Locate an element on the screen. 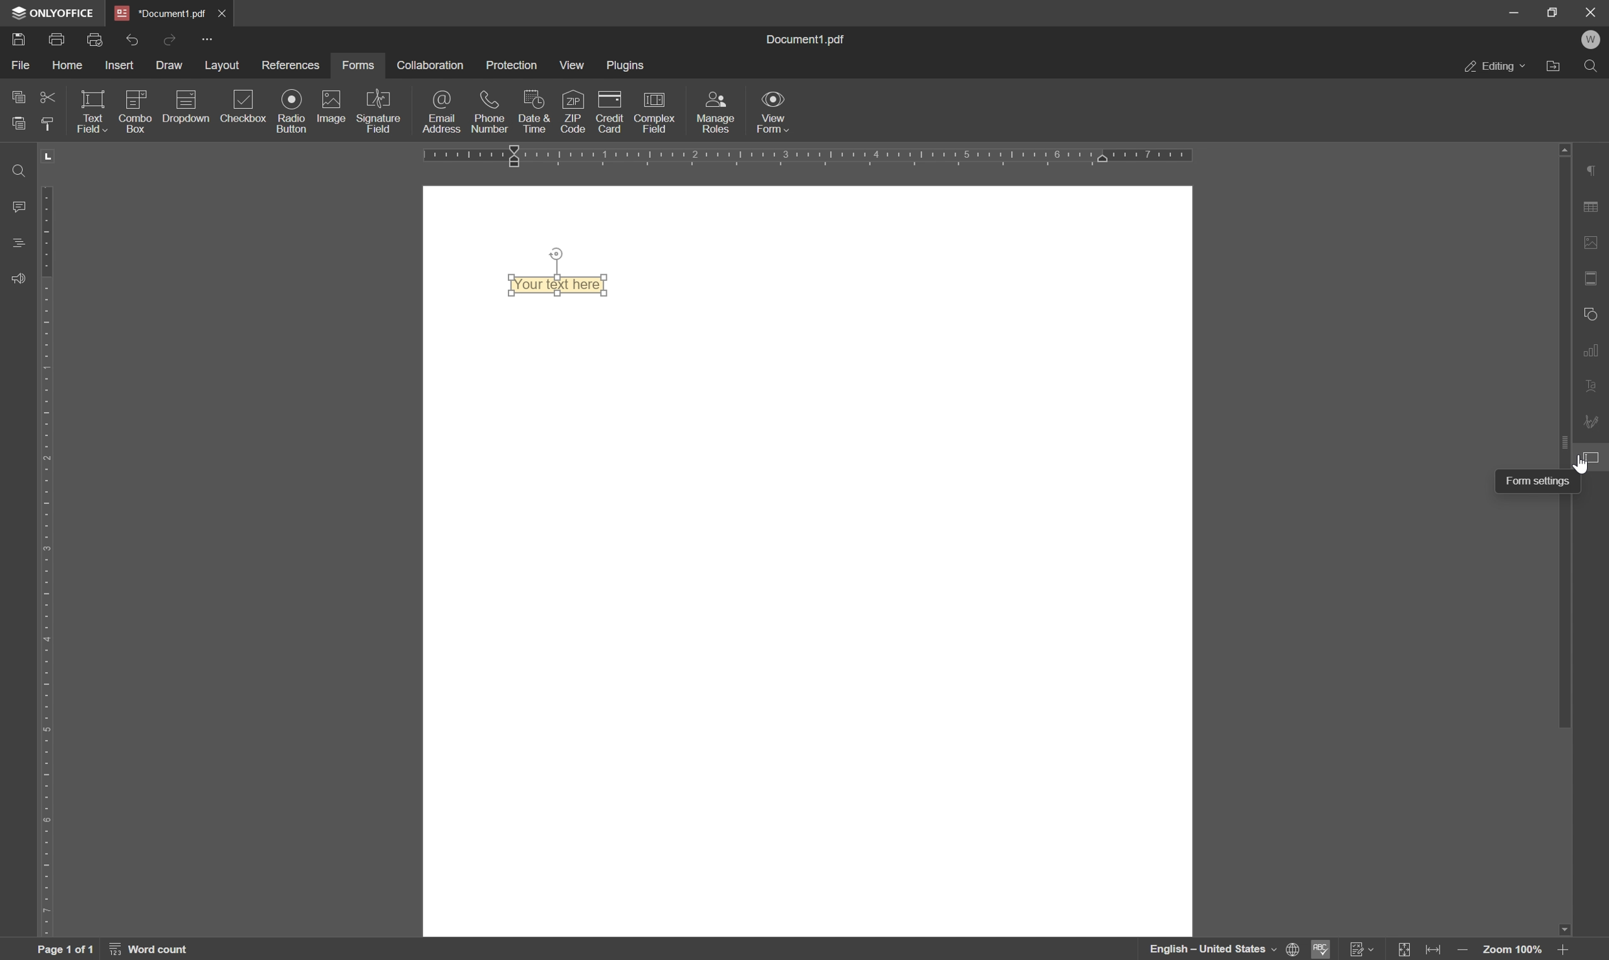 The width and height of the screenshot is (1609, 960). welcome is located at coordinates (1592, 40).